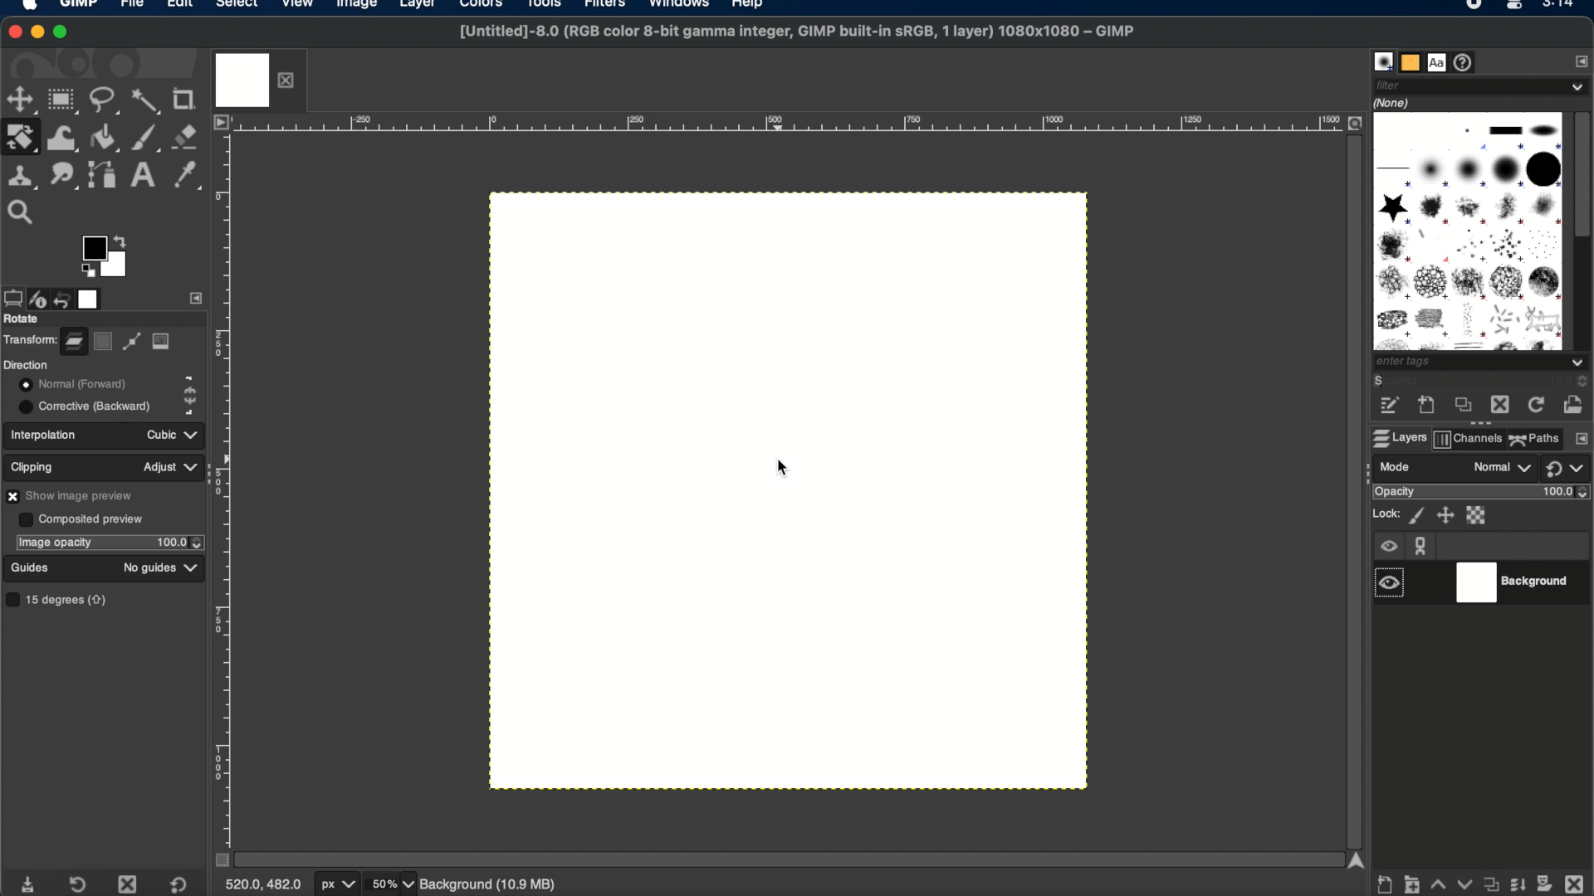 Image resolution: width=1594 pixels, height=896 pixels. Describe the element at coordinates (28, 8) in the screenshot. I see `apple logo` at that location.